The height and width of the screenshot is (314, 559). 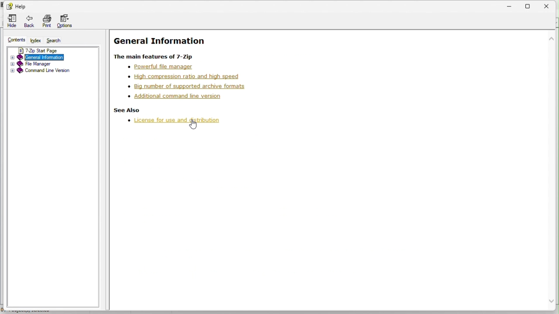 I want to click on help, so click(x=16, y=5).